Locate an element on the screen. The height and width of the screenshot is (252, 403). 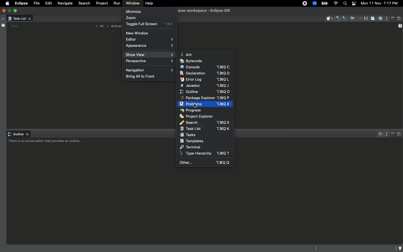
Editor is located at coordinates (148, 39).